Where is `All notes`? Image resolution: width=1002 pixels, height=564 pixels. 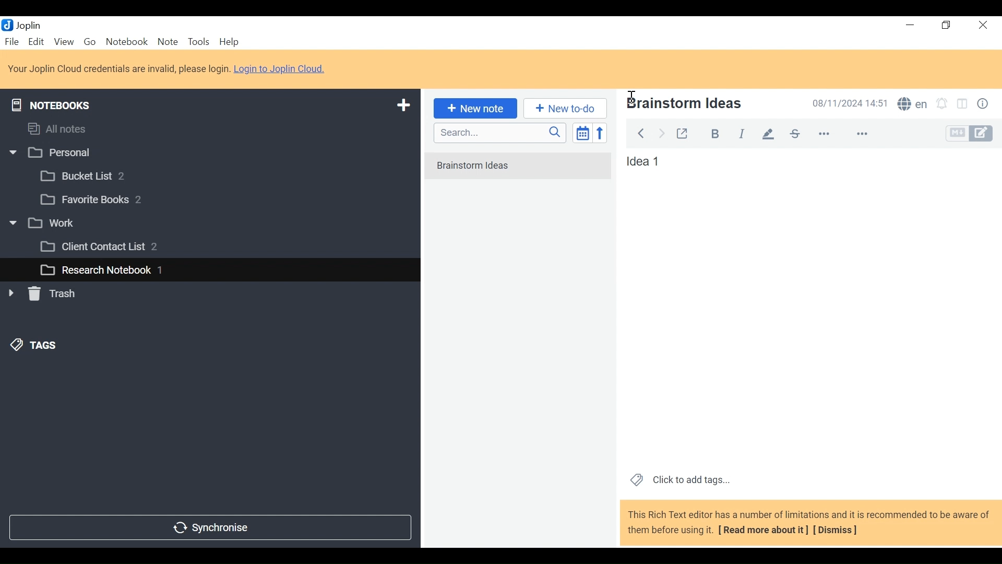 All notes is located at coordinates (67, 127).